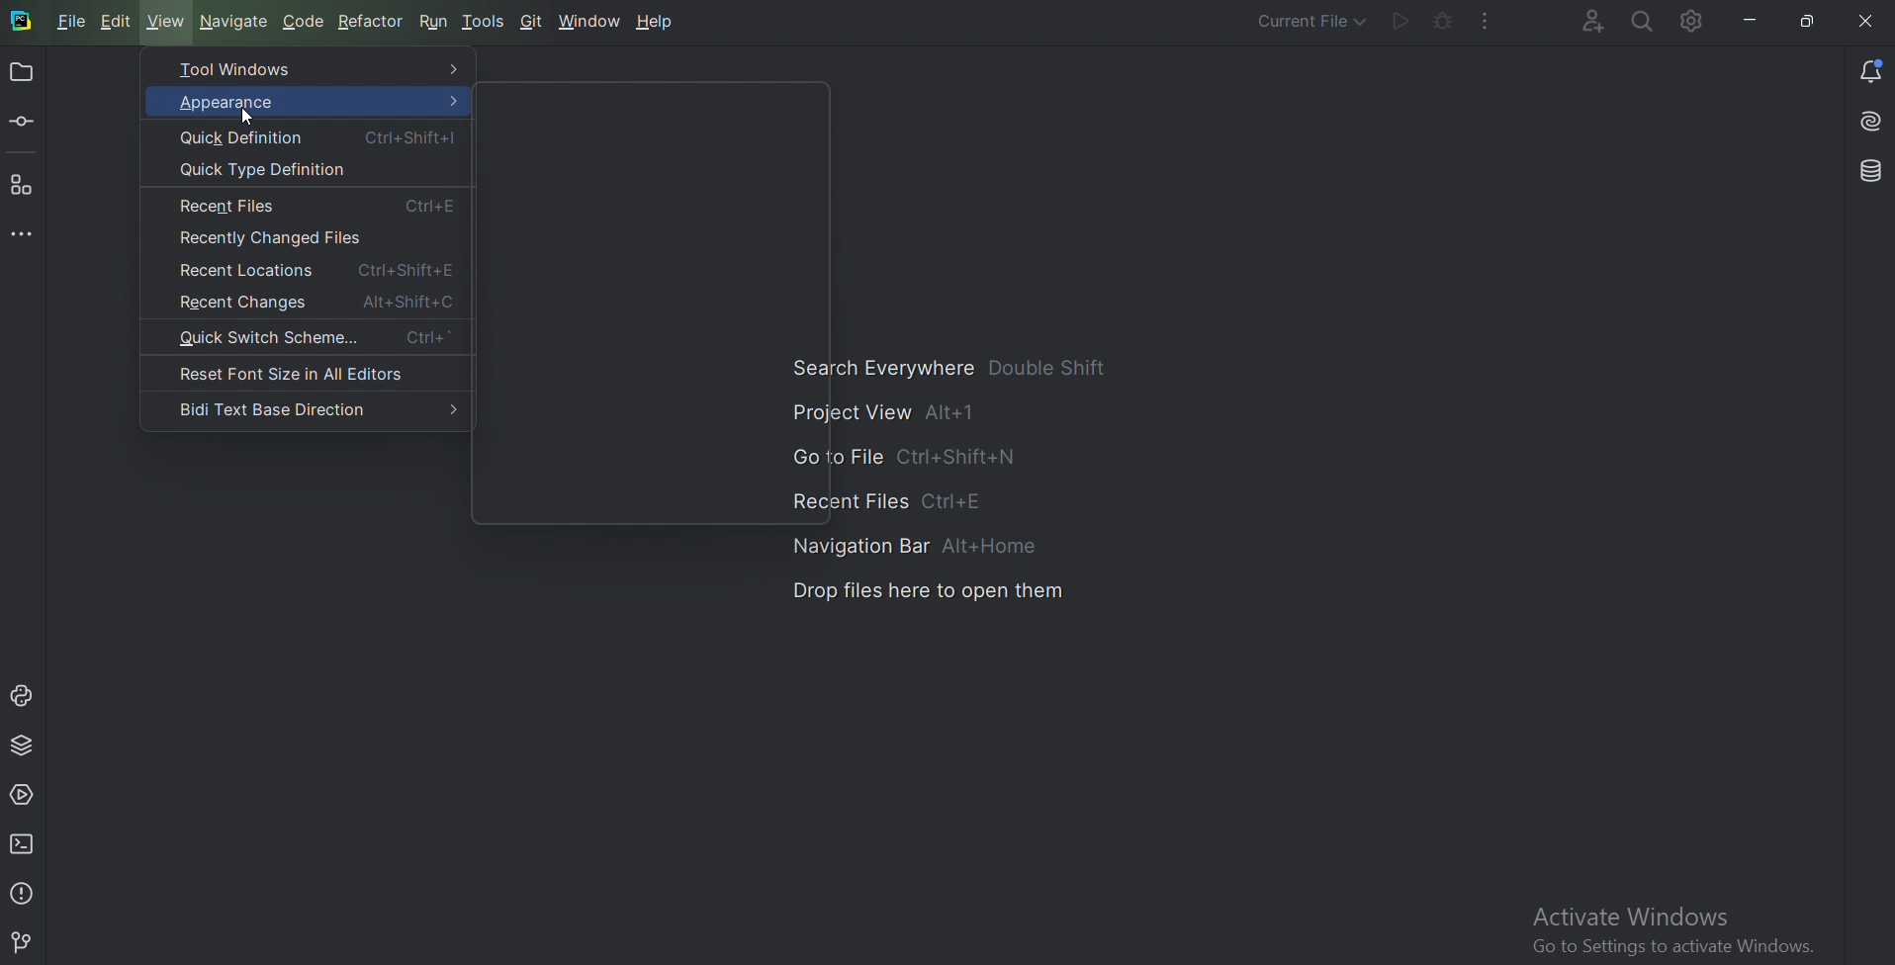  I want to click on Reset font size in all editors, so click(308, 374).